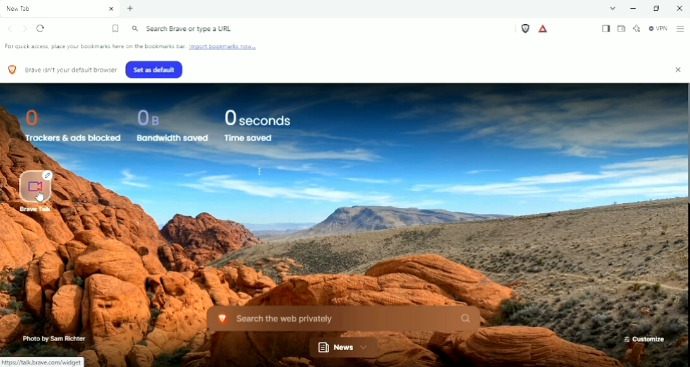 The image size is (690, 367). Describe the element at coordinates (660, 9) in the screenshot. I see `Restore` at that location.